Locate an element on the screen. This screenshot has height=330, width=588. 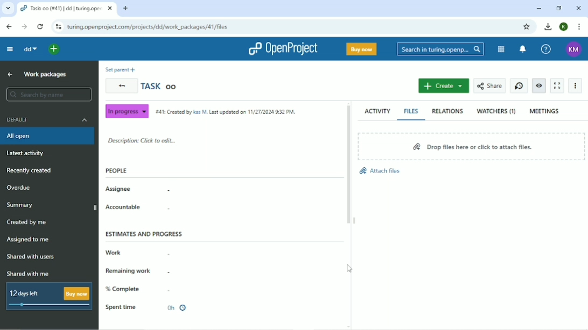
Attach files is located at coordinates (380, 170).